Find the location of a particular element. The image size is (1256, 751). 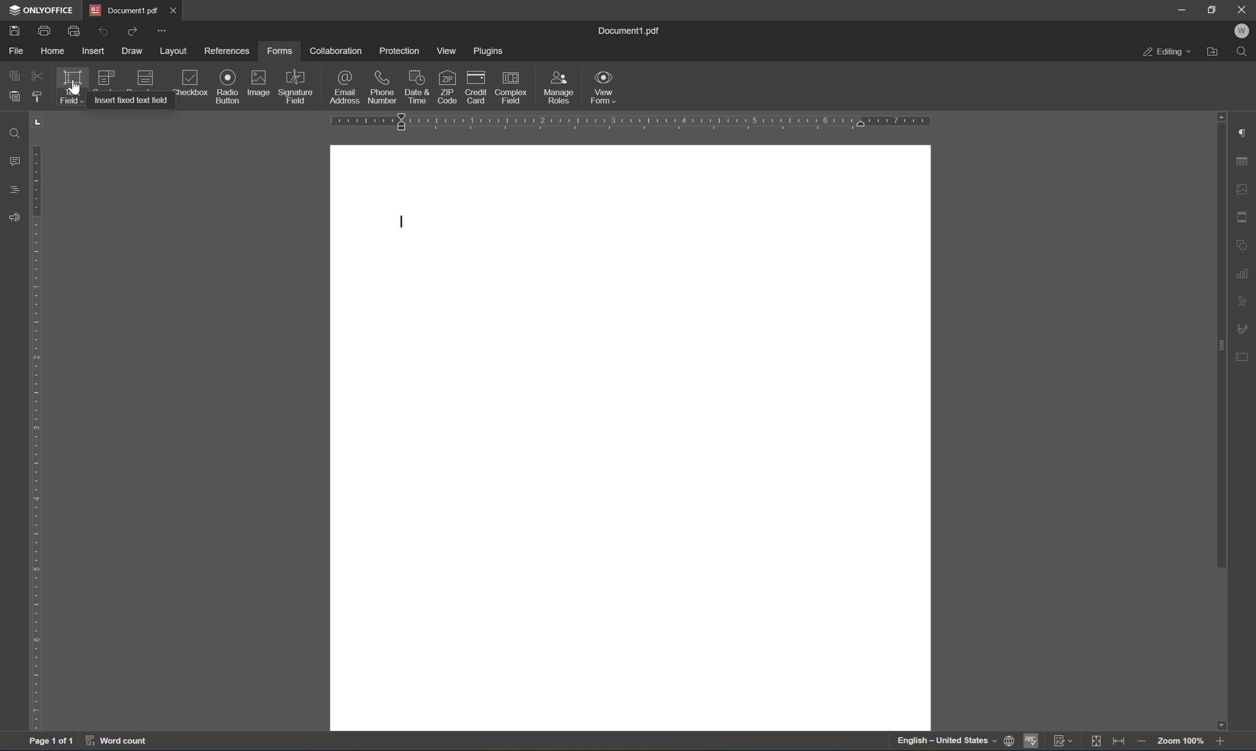

radio button is located at coordinates (228, 86).